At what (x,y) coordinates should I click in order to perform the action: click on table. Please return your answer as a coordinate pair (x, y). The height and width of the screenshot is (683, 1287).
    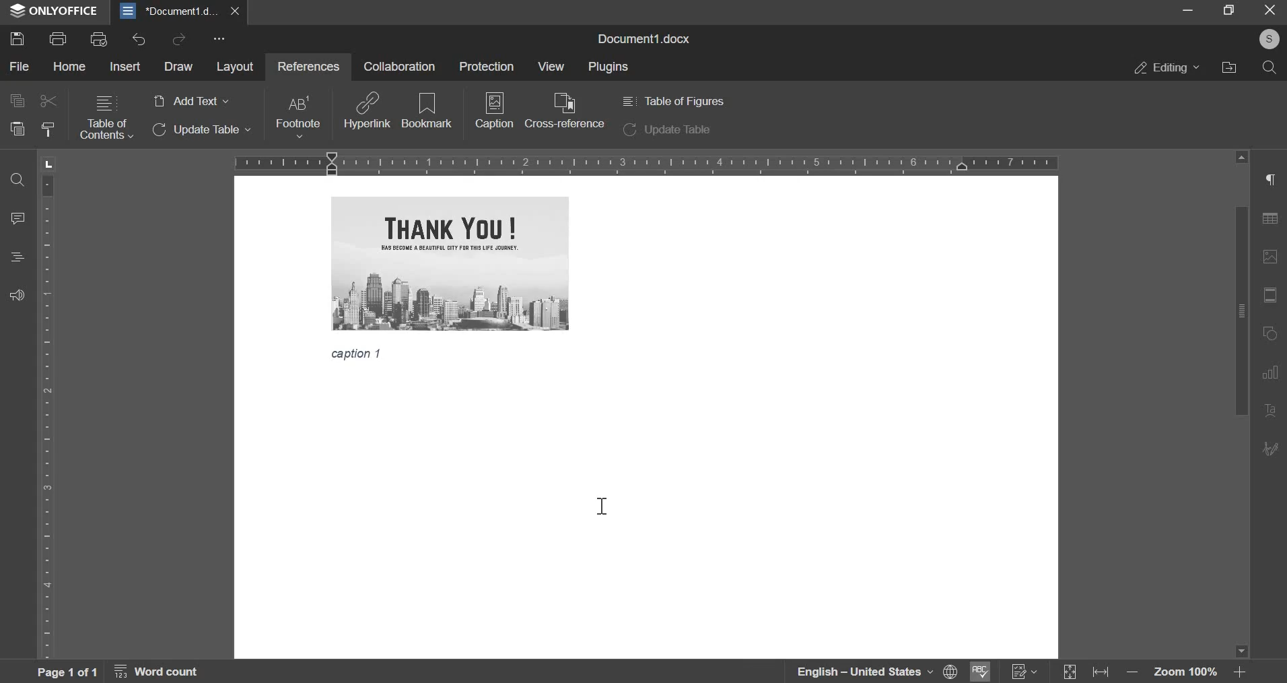
    Looking at the image, I should click on (1274, 222).